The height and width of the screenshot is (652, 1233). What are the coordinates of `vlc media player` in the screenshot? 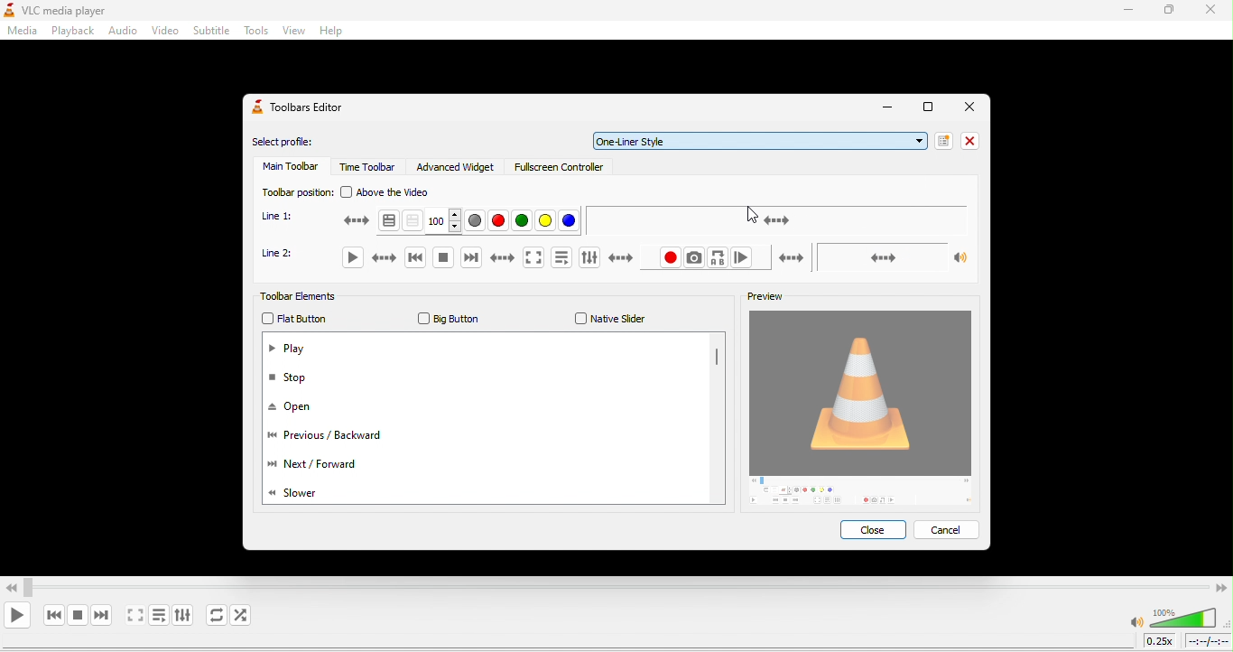 It's located at (87, 9).